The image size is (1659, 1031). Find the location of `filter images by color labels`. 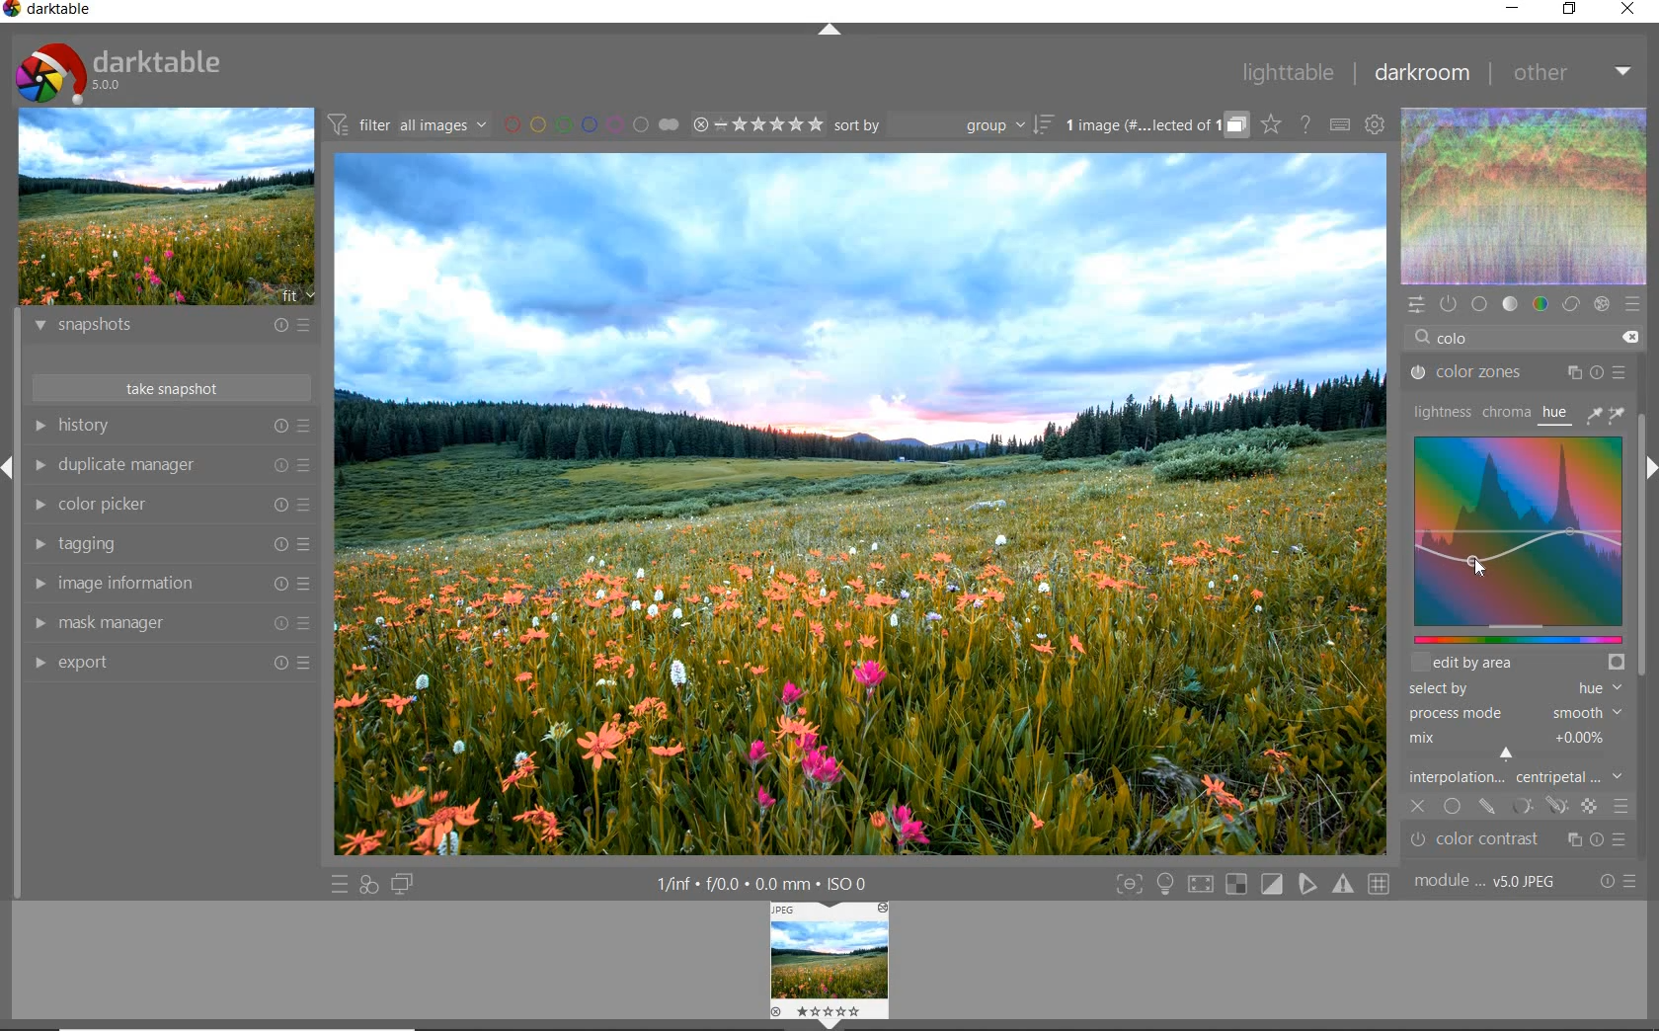

filter images by color labels is located at coordinates (590, 124).